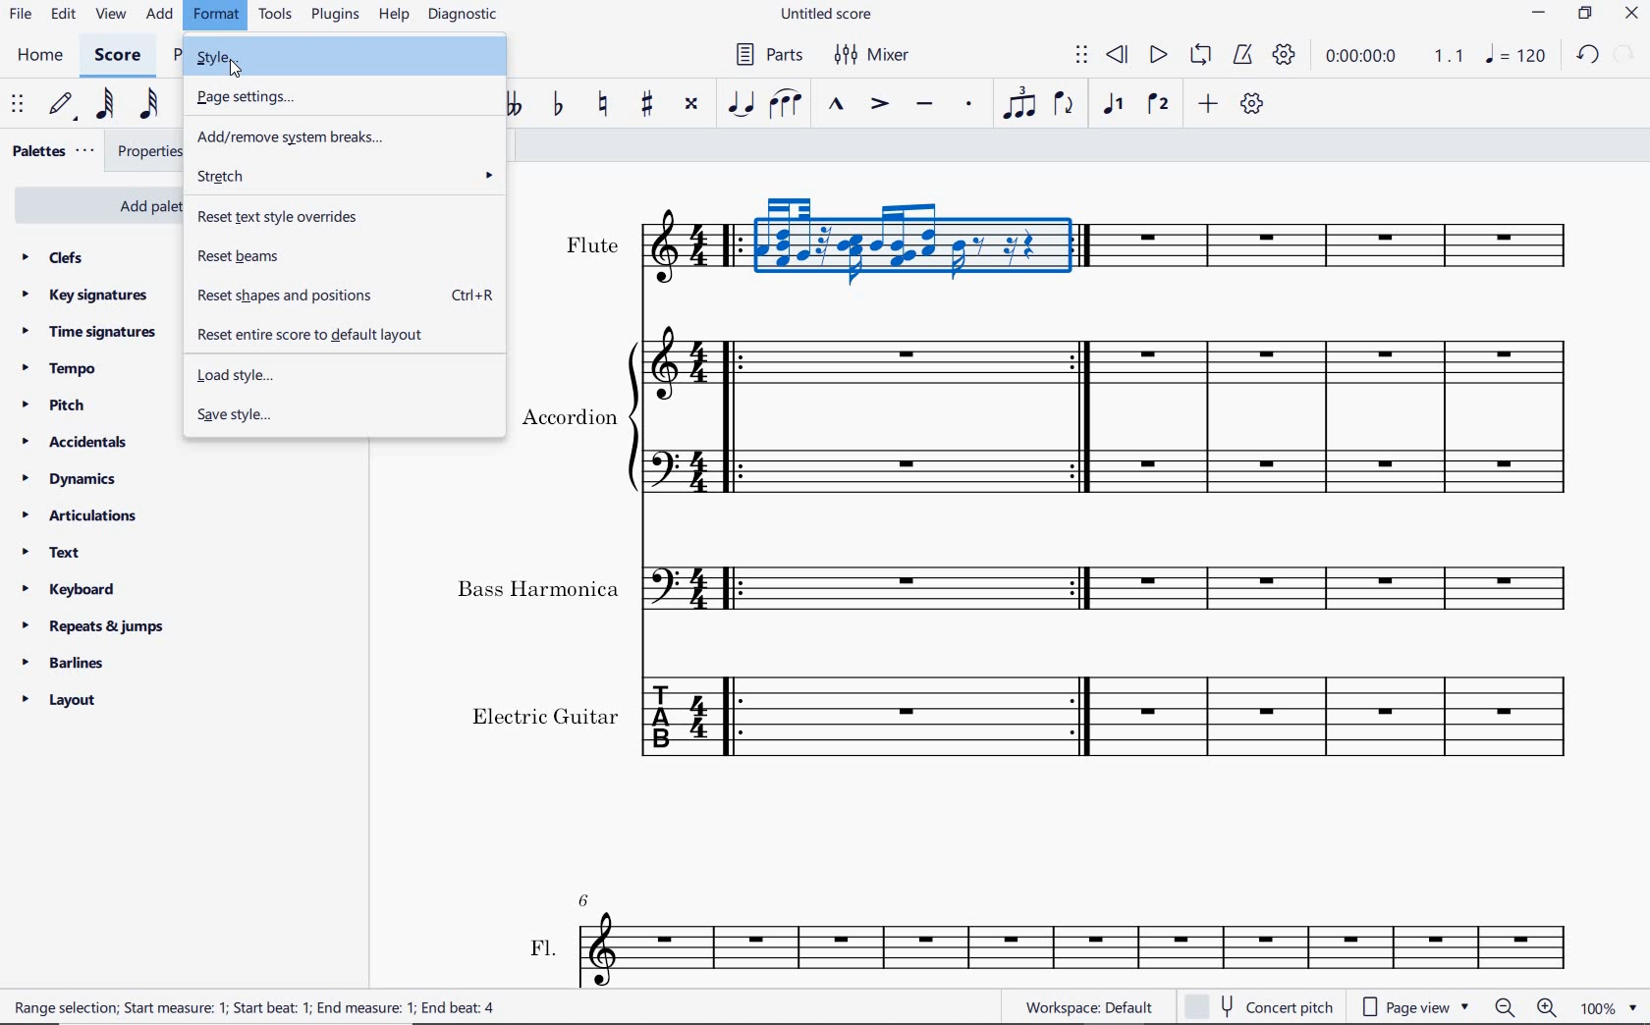 Image resolution: width=1650 pixels, height=1025 pixels. Describe the element at coordinates (84, 296) in the screenshot. I see `key signatures` at that location.